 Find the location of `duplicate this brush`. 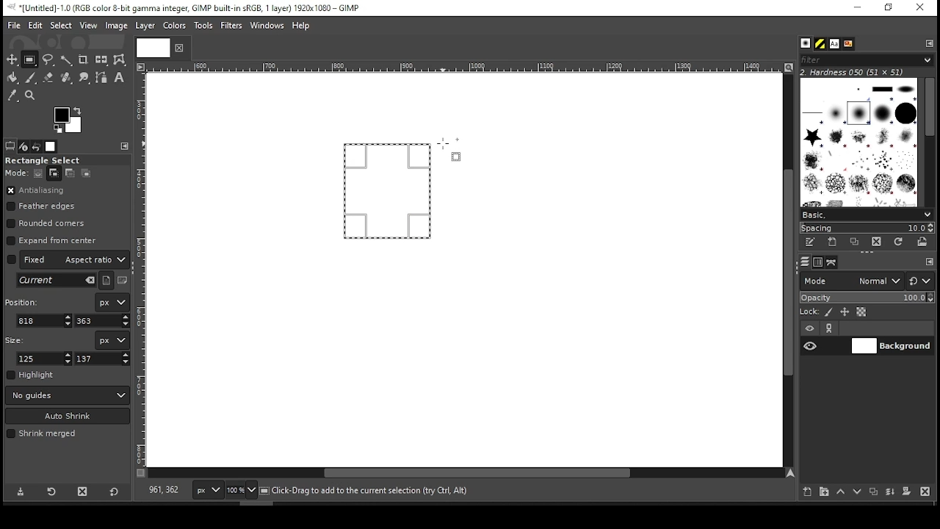

duplicate this brush is located at coordinates (858, 242).